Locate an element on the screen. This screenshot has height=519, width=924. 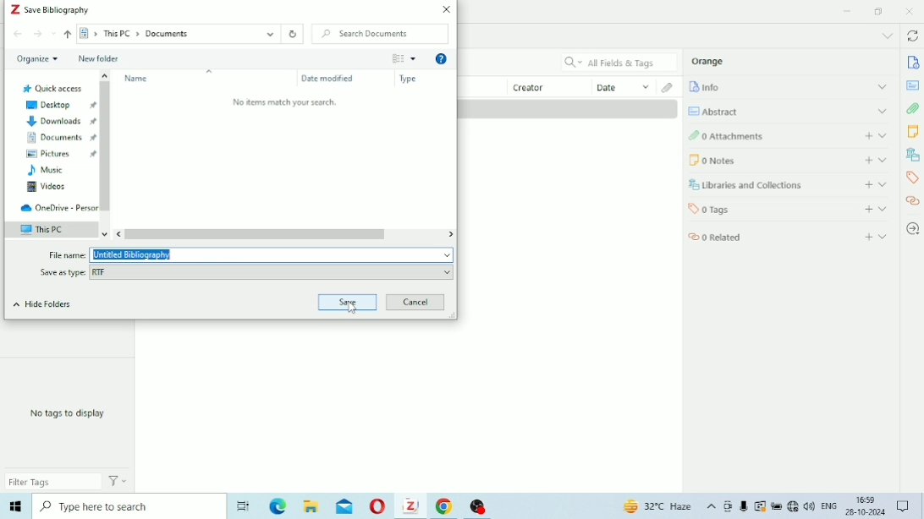
Info is located at coordinates (914, 63).